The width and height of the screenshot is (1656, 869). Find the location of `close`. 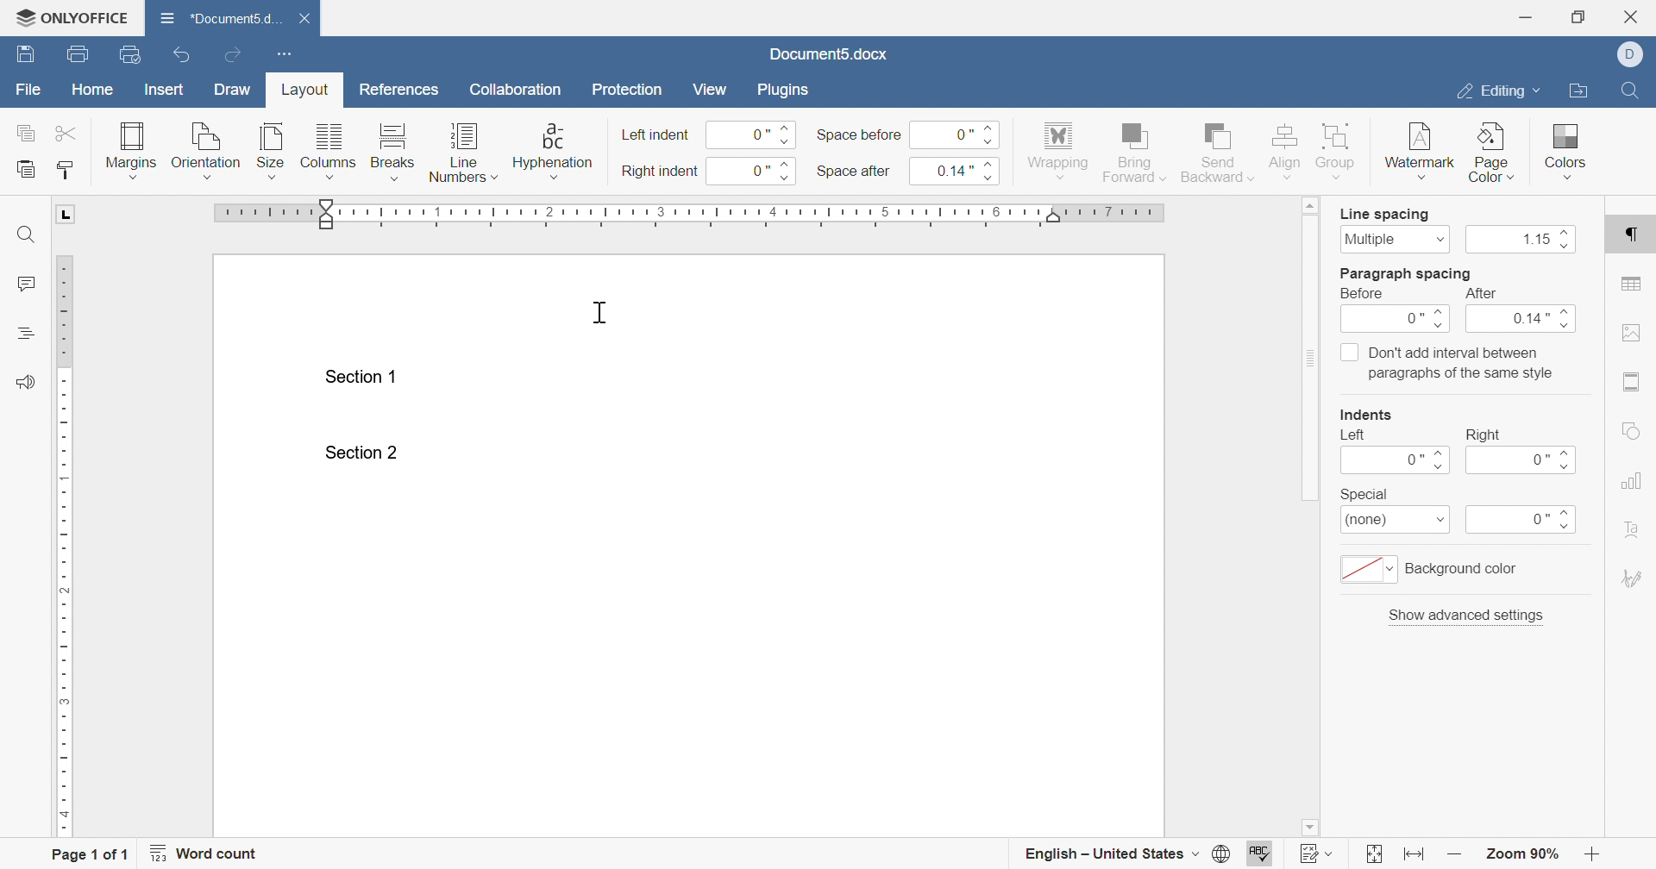

close is located at coordinates (1634, 16).